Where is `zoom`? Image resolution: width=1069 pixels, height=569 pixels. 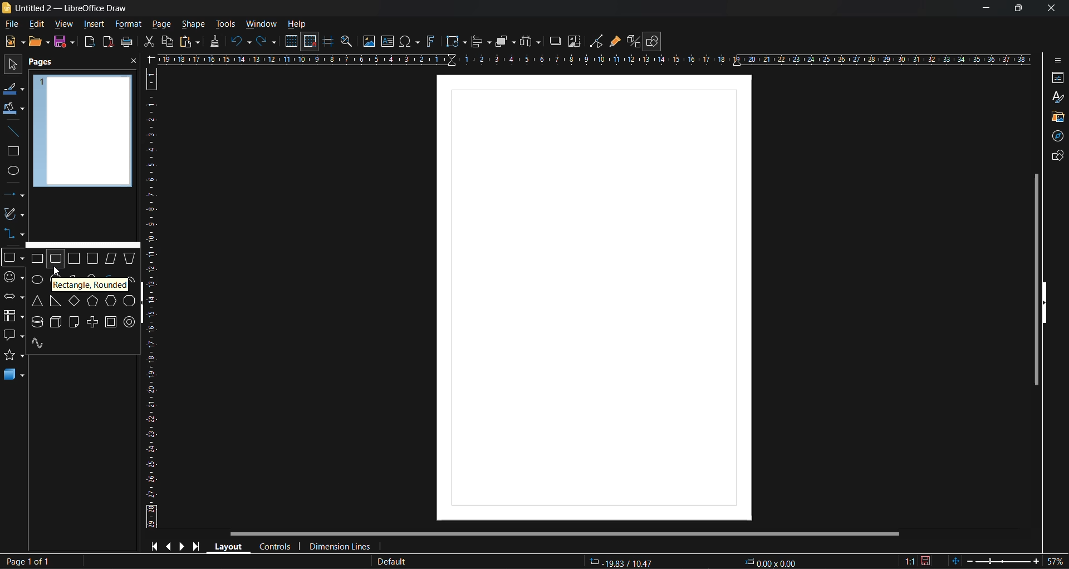 zoom is located at coordinates (348, 43).